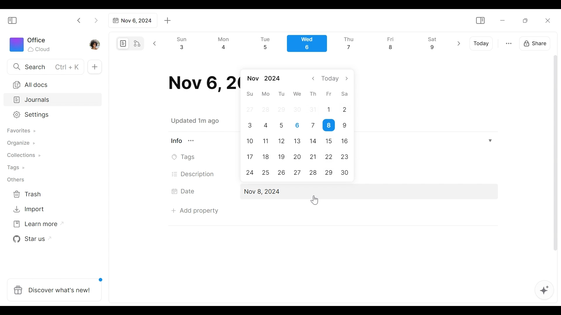 Image resolution: width=561 pixels, height=315 pixels. I want to click on Trash, so click(28, 194).